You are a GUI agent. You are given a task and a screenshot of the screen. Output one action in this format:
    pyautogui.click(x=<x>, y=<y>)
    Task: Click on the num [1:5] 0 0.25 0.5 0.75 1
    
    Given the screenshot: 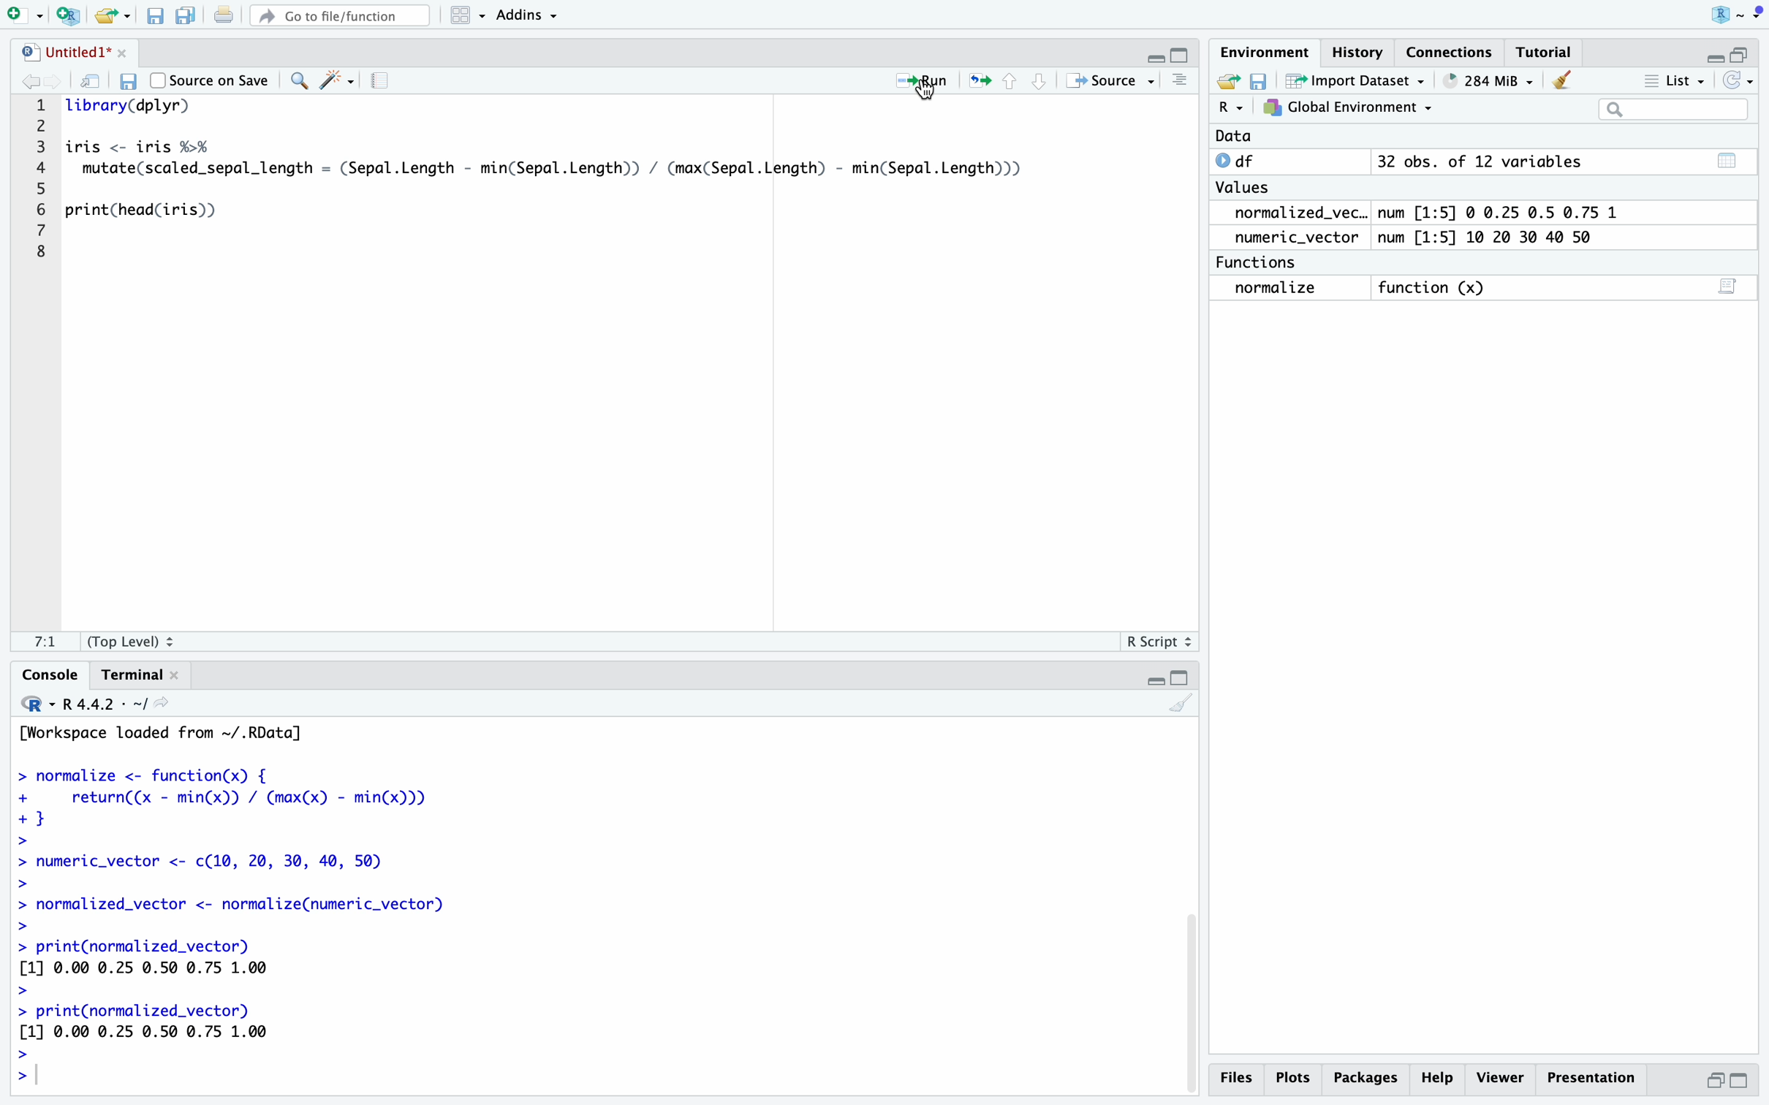 What is the action you would take?
    pyautogui.click(x=1502, y=213)
    